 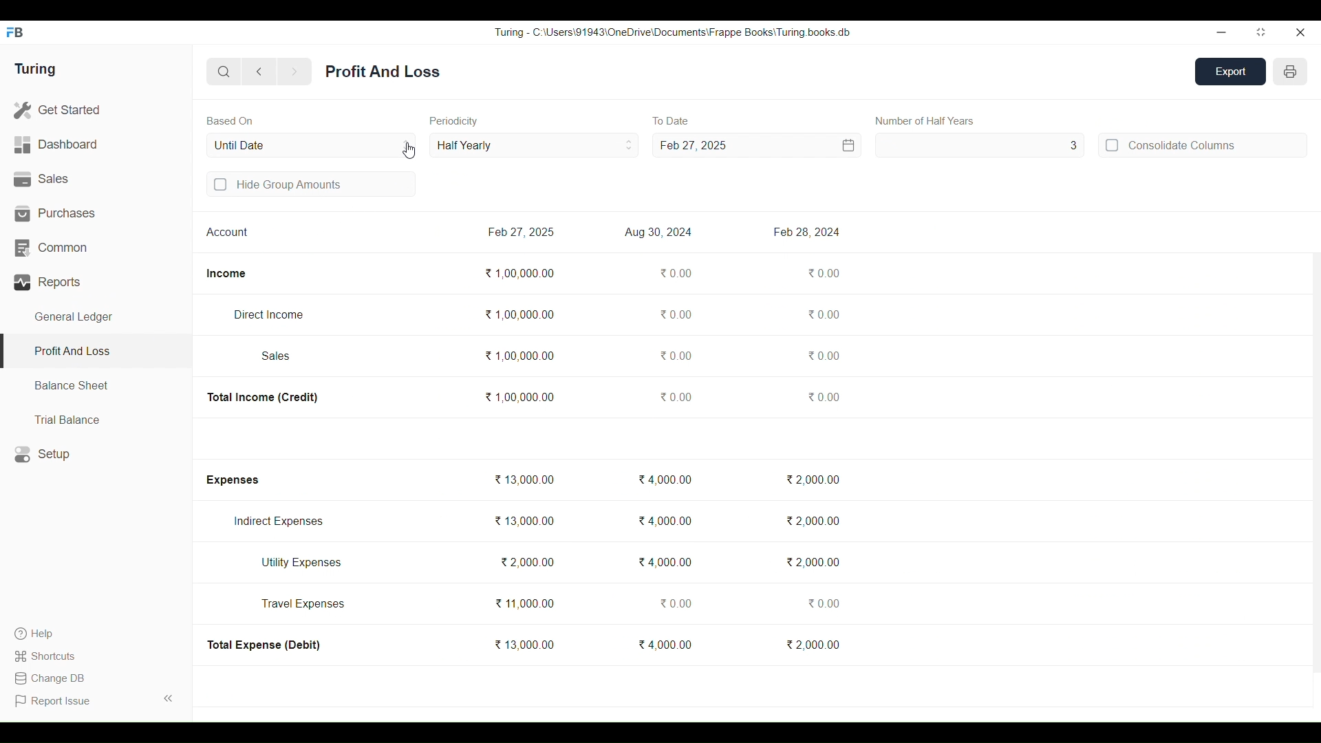 What do you see at coordinates (1261, 32) in the screenshot?
I see `Change dimension` at bounding box center [1261, 32].